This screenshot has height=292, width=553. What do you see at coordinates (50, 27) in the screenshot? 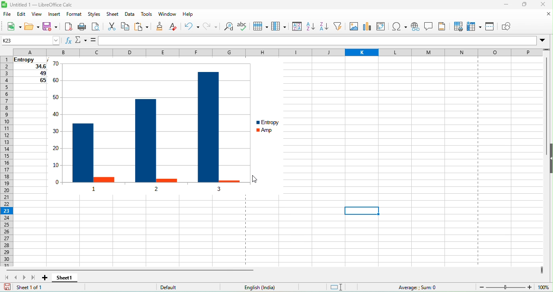
I see `save` at bounding box center [50, 27].